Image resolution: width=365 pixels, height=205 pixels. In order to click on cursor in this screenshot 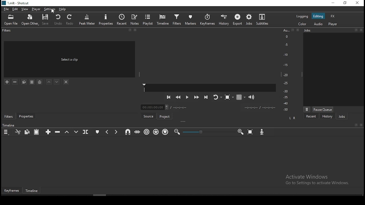, I will do `click(54, 12)`.